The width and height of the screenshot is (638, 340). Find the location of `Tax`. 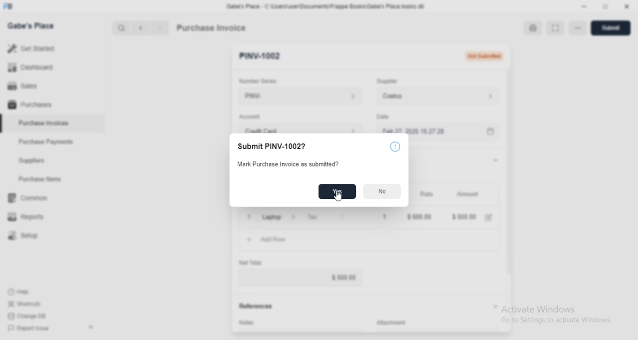

Tax is located at coordinates (324, 217).